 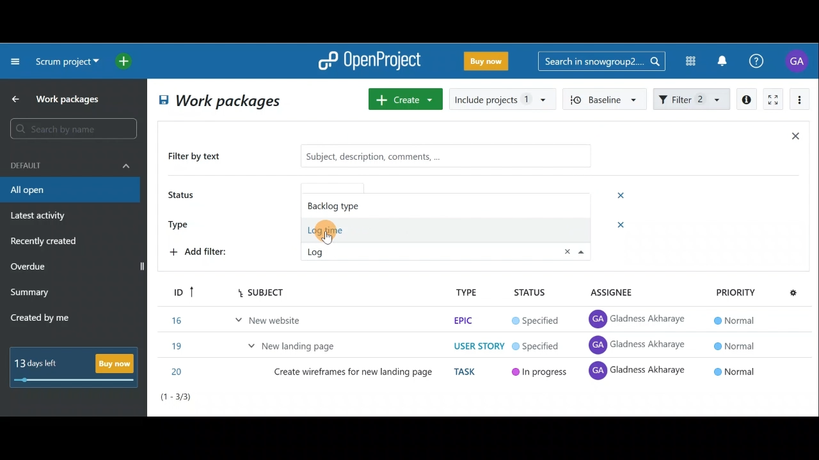 I want to click on page TASK a(GA) Gladness Akharaye, so click(x=639, y=345).